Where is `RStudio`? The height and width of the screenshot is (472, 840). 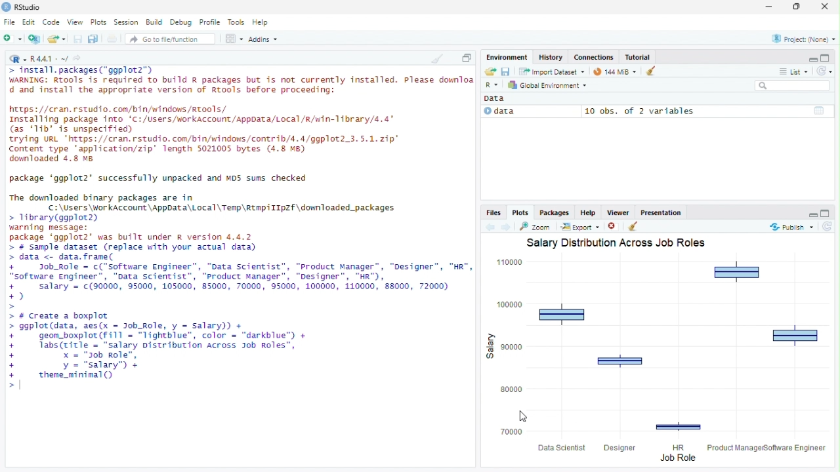
RStudio is located at coordinates (30, 7).